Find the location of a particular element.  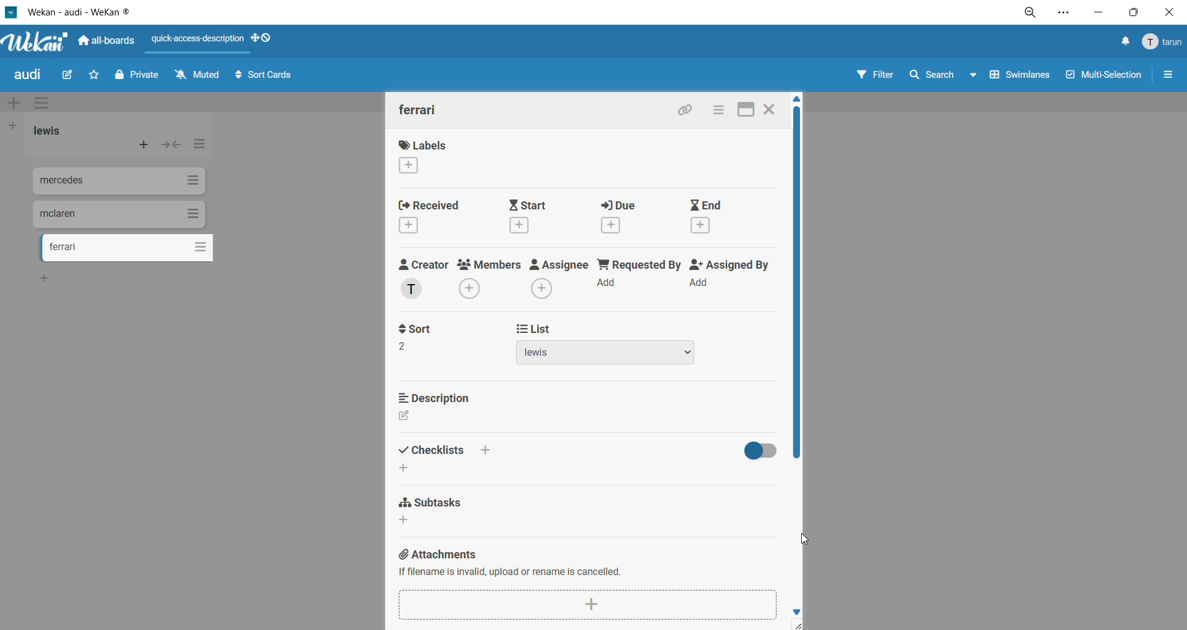

edit is located at coordinates (408, 416).